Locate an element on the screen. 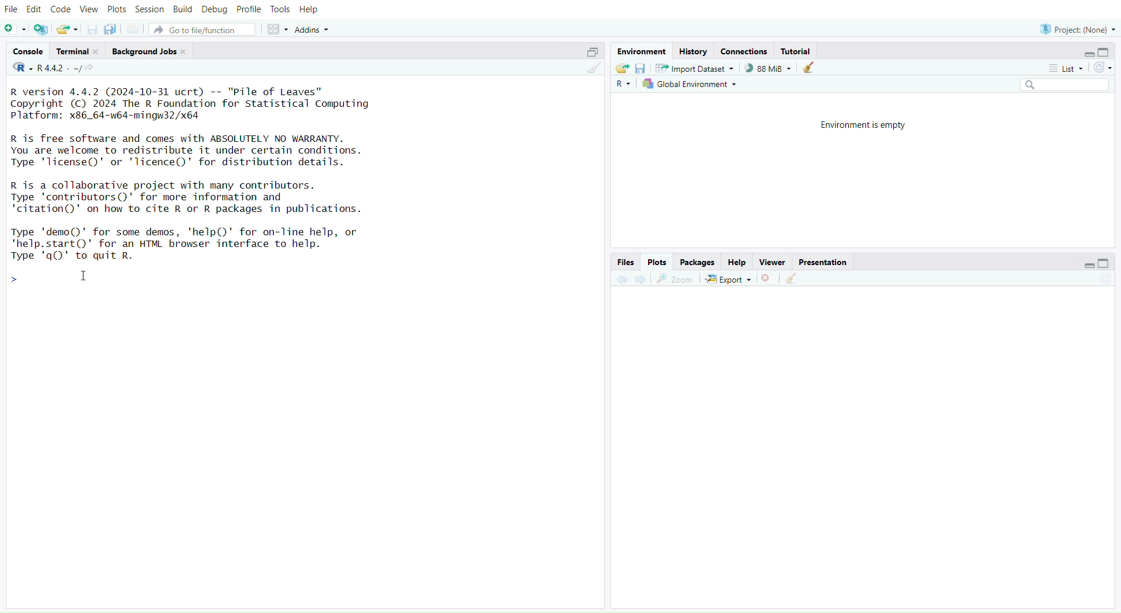 The height and width of the screenshot is (613, 1121). refresh list is located at coordinates (1102, 67).